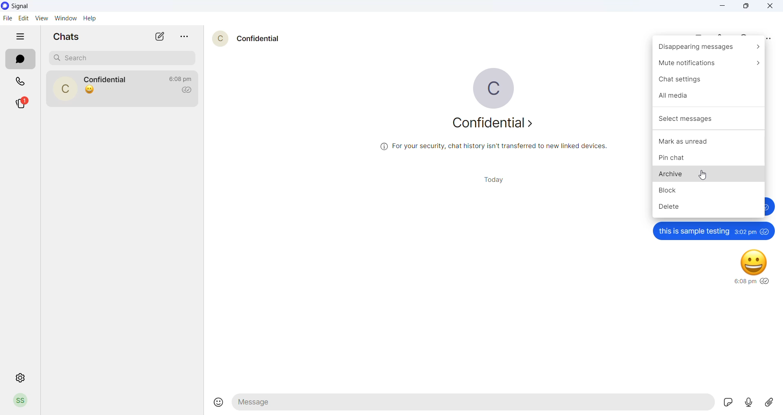 The width and height of the screenshot is (783, 415). Describe the element at coordinates (67, 36) in the screenshot. I see `chats heading` at that location.